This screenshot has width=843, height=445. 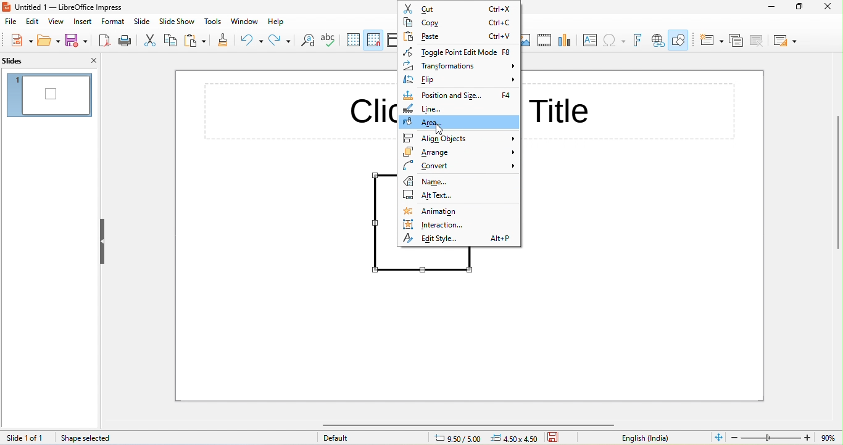 I want to click on edit, so click(x=33, y=22).